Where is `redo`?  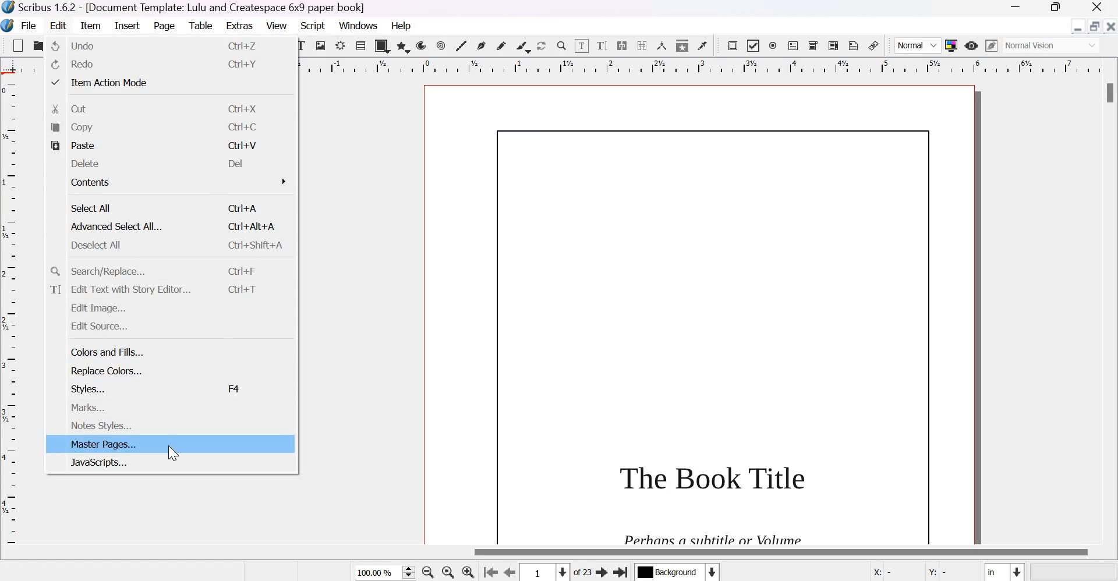 redo is located at coordinates (165, 64).